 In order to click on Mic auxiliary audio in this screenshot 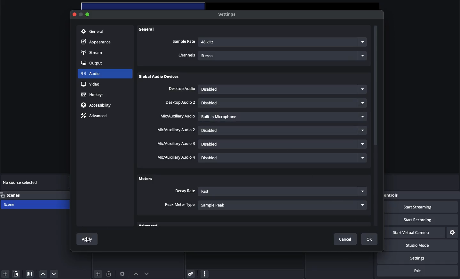, I will do `click(177, 117)`.